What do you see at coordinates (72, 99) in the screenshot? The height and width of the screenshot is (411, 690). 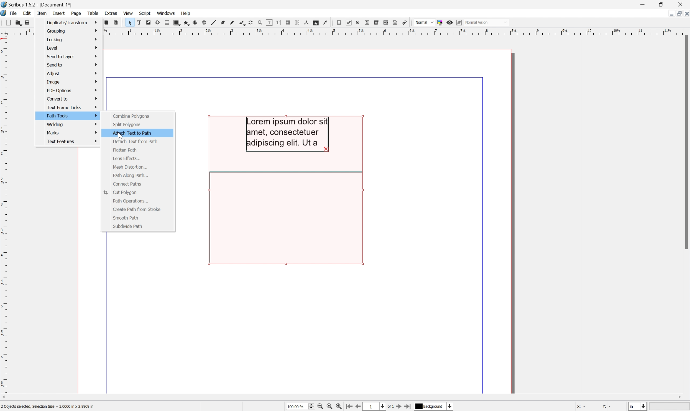 I see `Convert to` at bounding box center [72, 99].